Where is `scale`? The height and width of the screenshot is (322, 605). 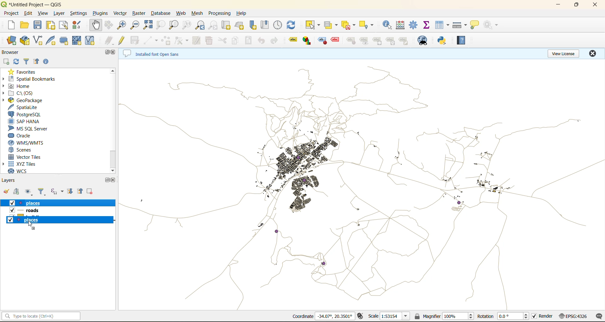 scale is located at coordinates (391, 316).